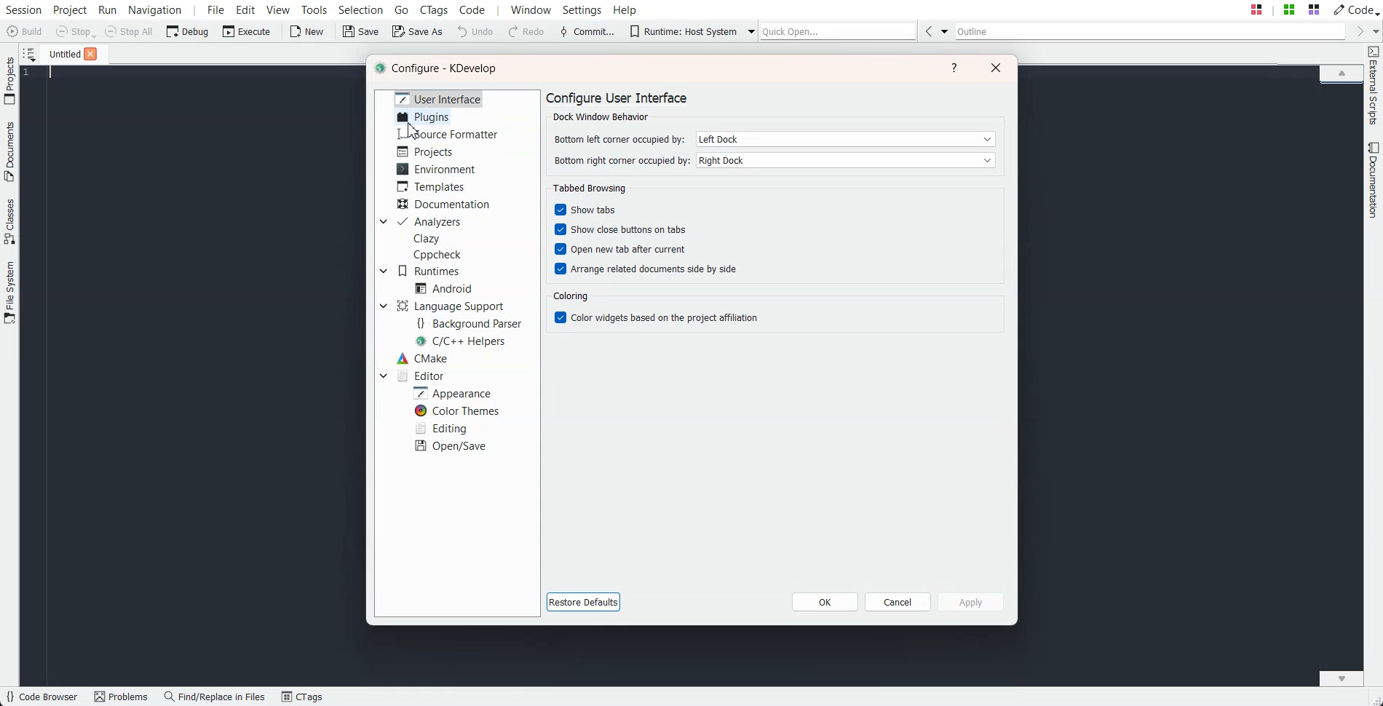  Describe the element at coordinates (847, 139) in the screenshot. I see `Left Dock` at that location.